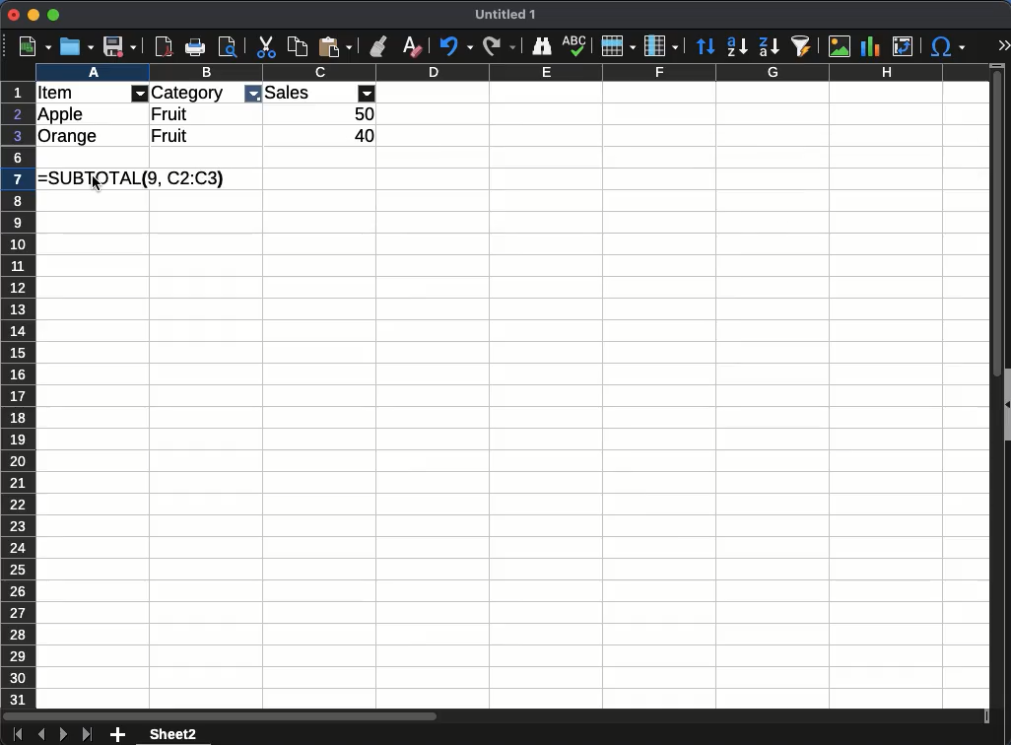 The height and width of the screenshot is (745, 1011). What do you see at coordinates (189, 93) in the screenshot?
I see `Category` at bounding box center [189, 93].